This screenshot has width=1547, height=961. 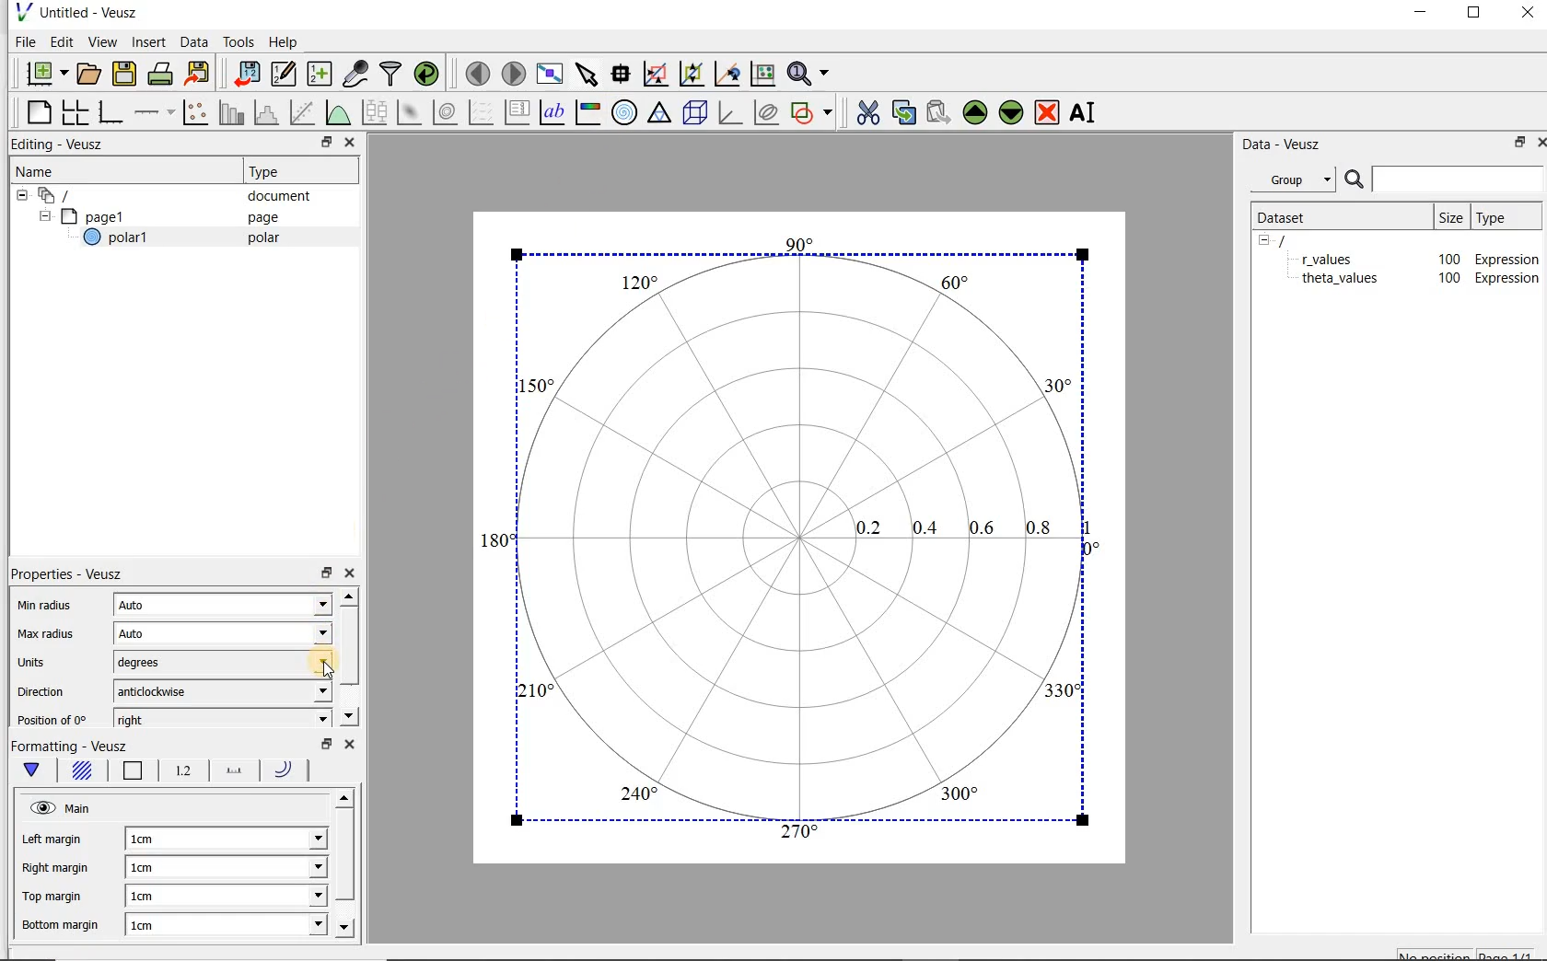 I want to click on base graph, so click(x=110, y=113).